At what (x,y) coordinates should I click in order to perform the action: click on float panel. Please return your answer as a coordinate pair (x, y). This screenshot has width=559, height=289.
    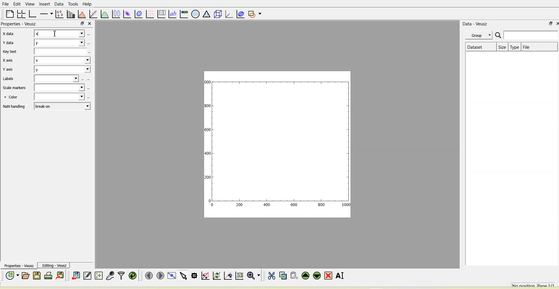
    Looking at the image, I should click on (83, 23).